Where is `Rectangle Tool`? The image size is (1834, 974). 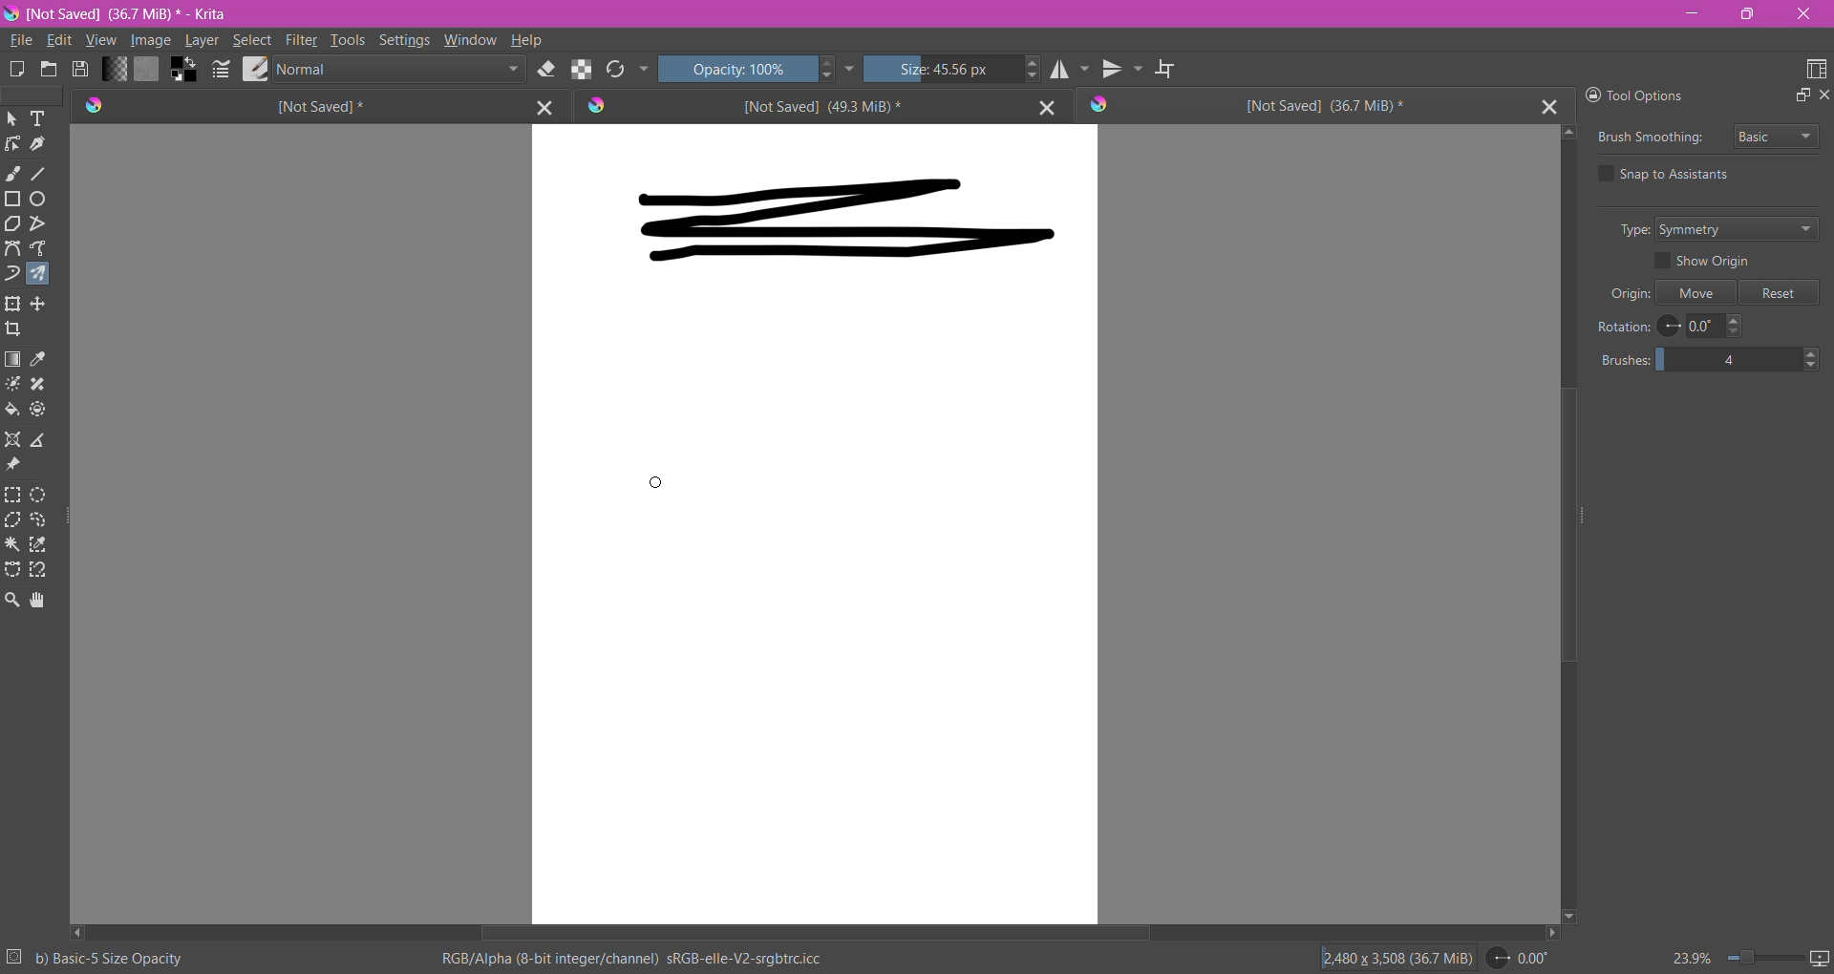
Rectangle Tool is located at coordinates (13, 199).